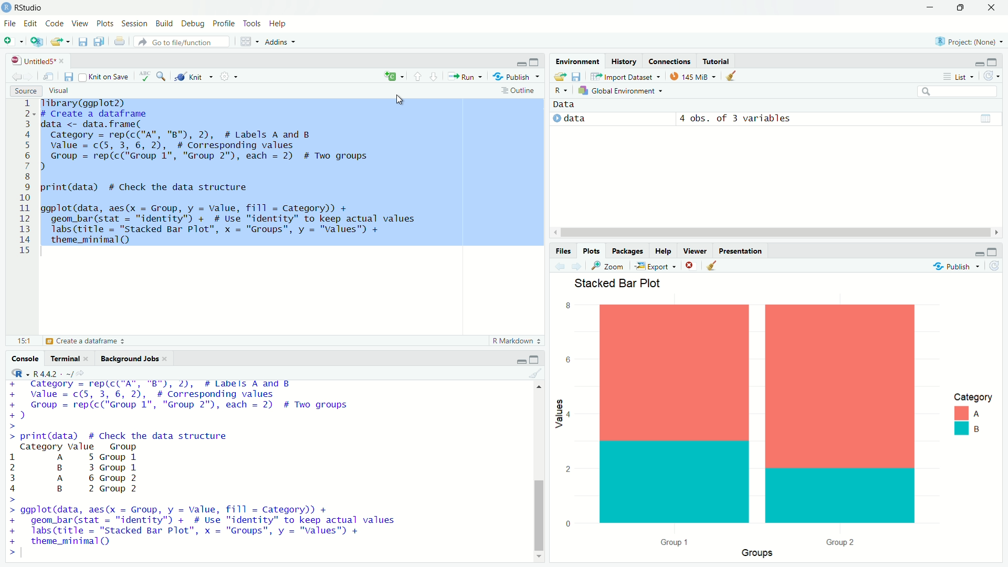  Describe the element at coordinates (106, 76) in the screenshot. I see `Knit on Save` at that location.